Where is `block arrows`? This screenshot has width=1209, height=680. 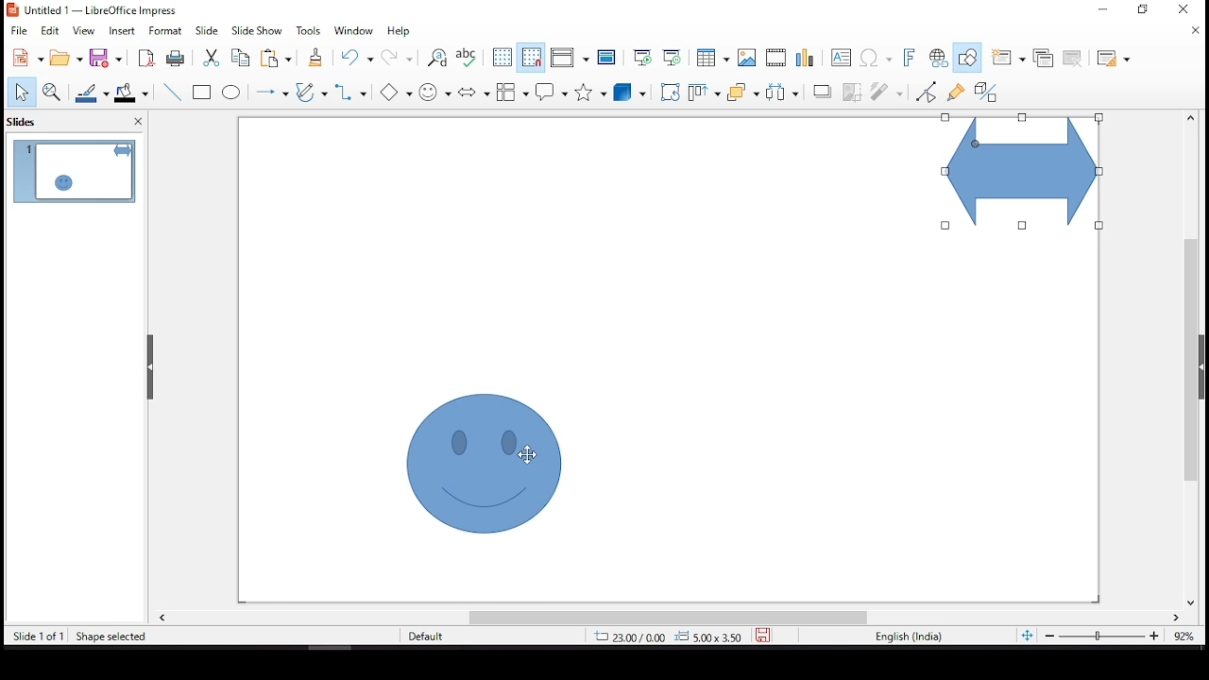 block arrows is located at coordinates (474, 93).